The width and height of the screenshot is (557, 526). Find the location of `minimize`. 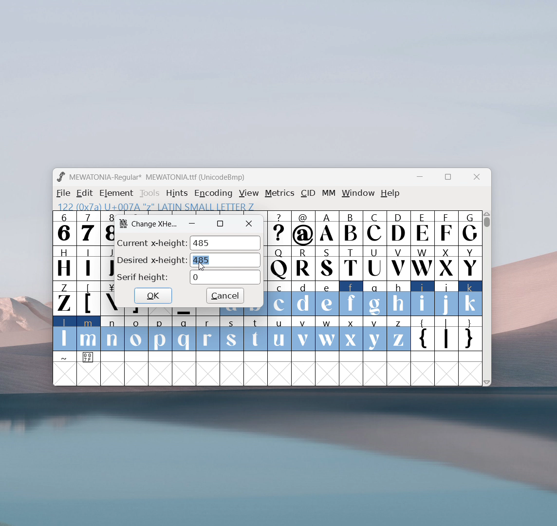

minimize is located at coordinates (192, 224).